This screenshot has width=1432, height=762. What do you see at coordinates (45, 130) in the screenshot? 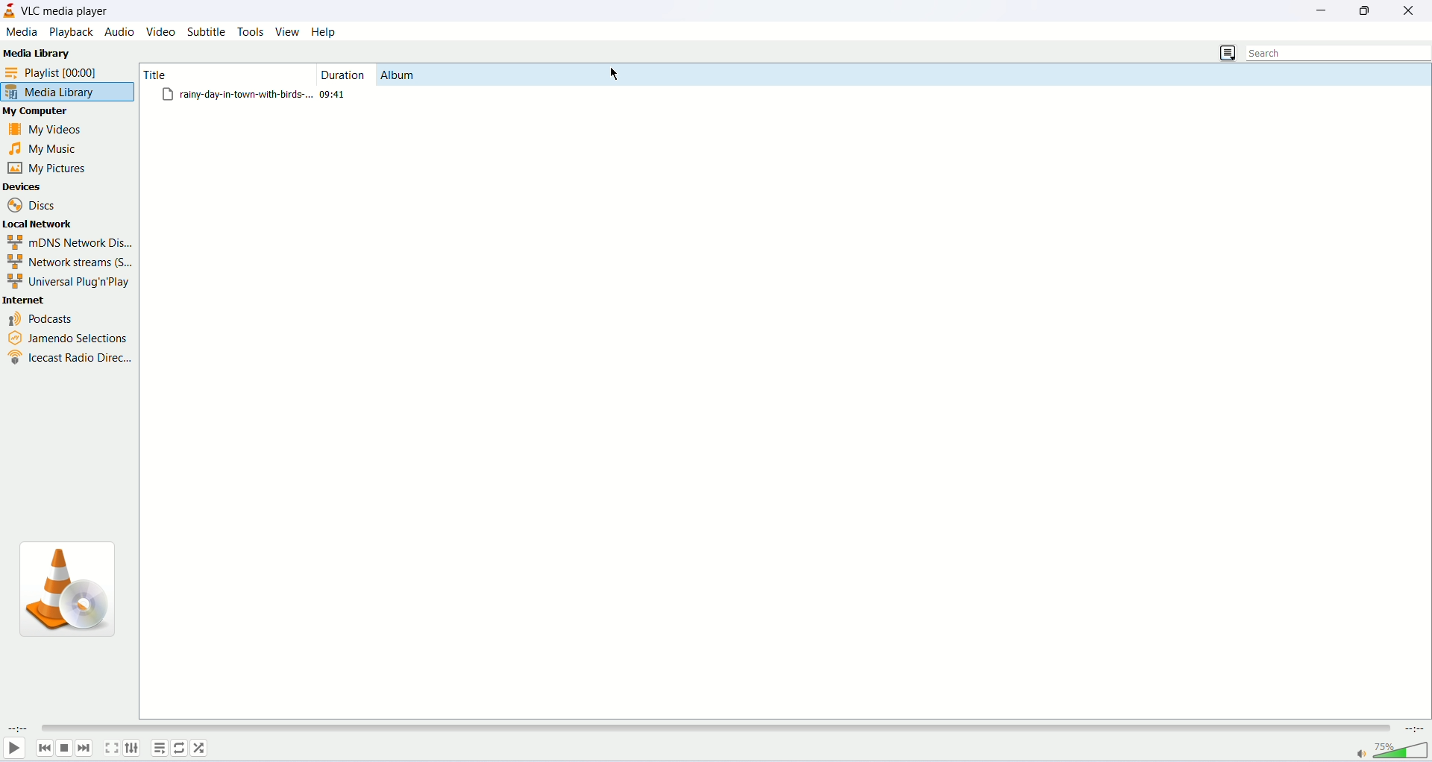
I see `my videos` at bounding box center [45, 130].